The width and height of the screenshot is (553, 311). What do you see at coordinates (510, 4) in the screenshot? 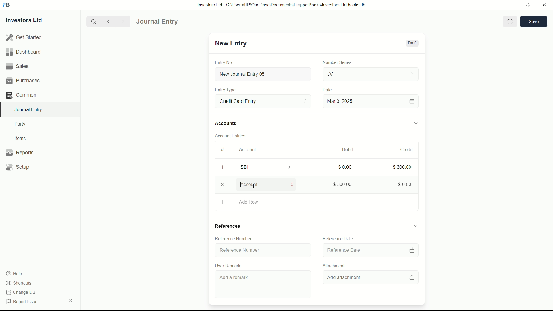
I see `minimize` at bounding box center [510, 4].